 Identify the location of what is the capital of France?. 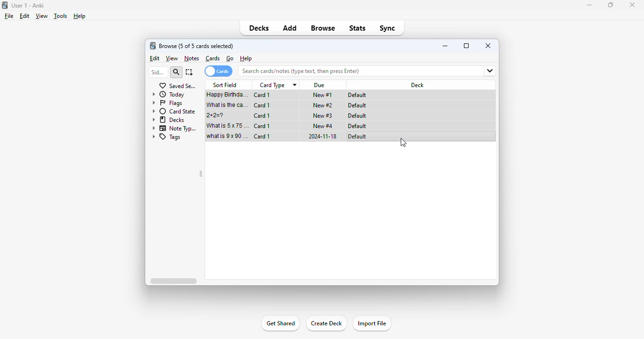
(227, 105).